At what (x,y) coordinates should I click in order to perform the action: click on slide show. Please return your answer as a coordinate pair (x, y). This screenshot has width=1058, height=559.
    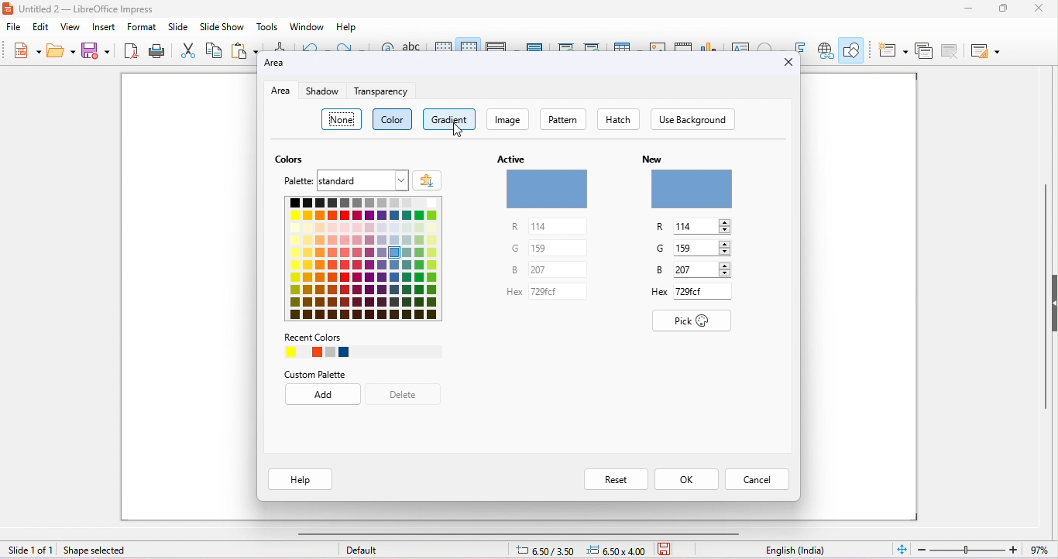
    Looking at the image, I should click on (221, 26).